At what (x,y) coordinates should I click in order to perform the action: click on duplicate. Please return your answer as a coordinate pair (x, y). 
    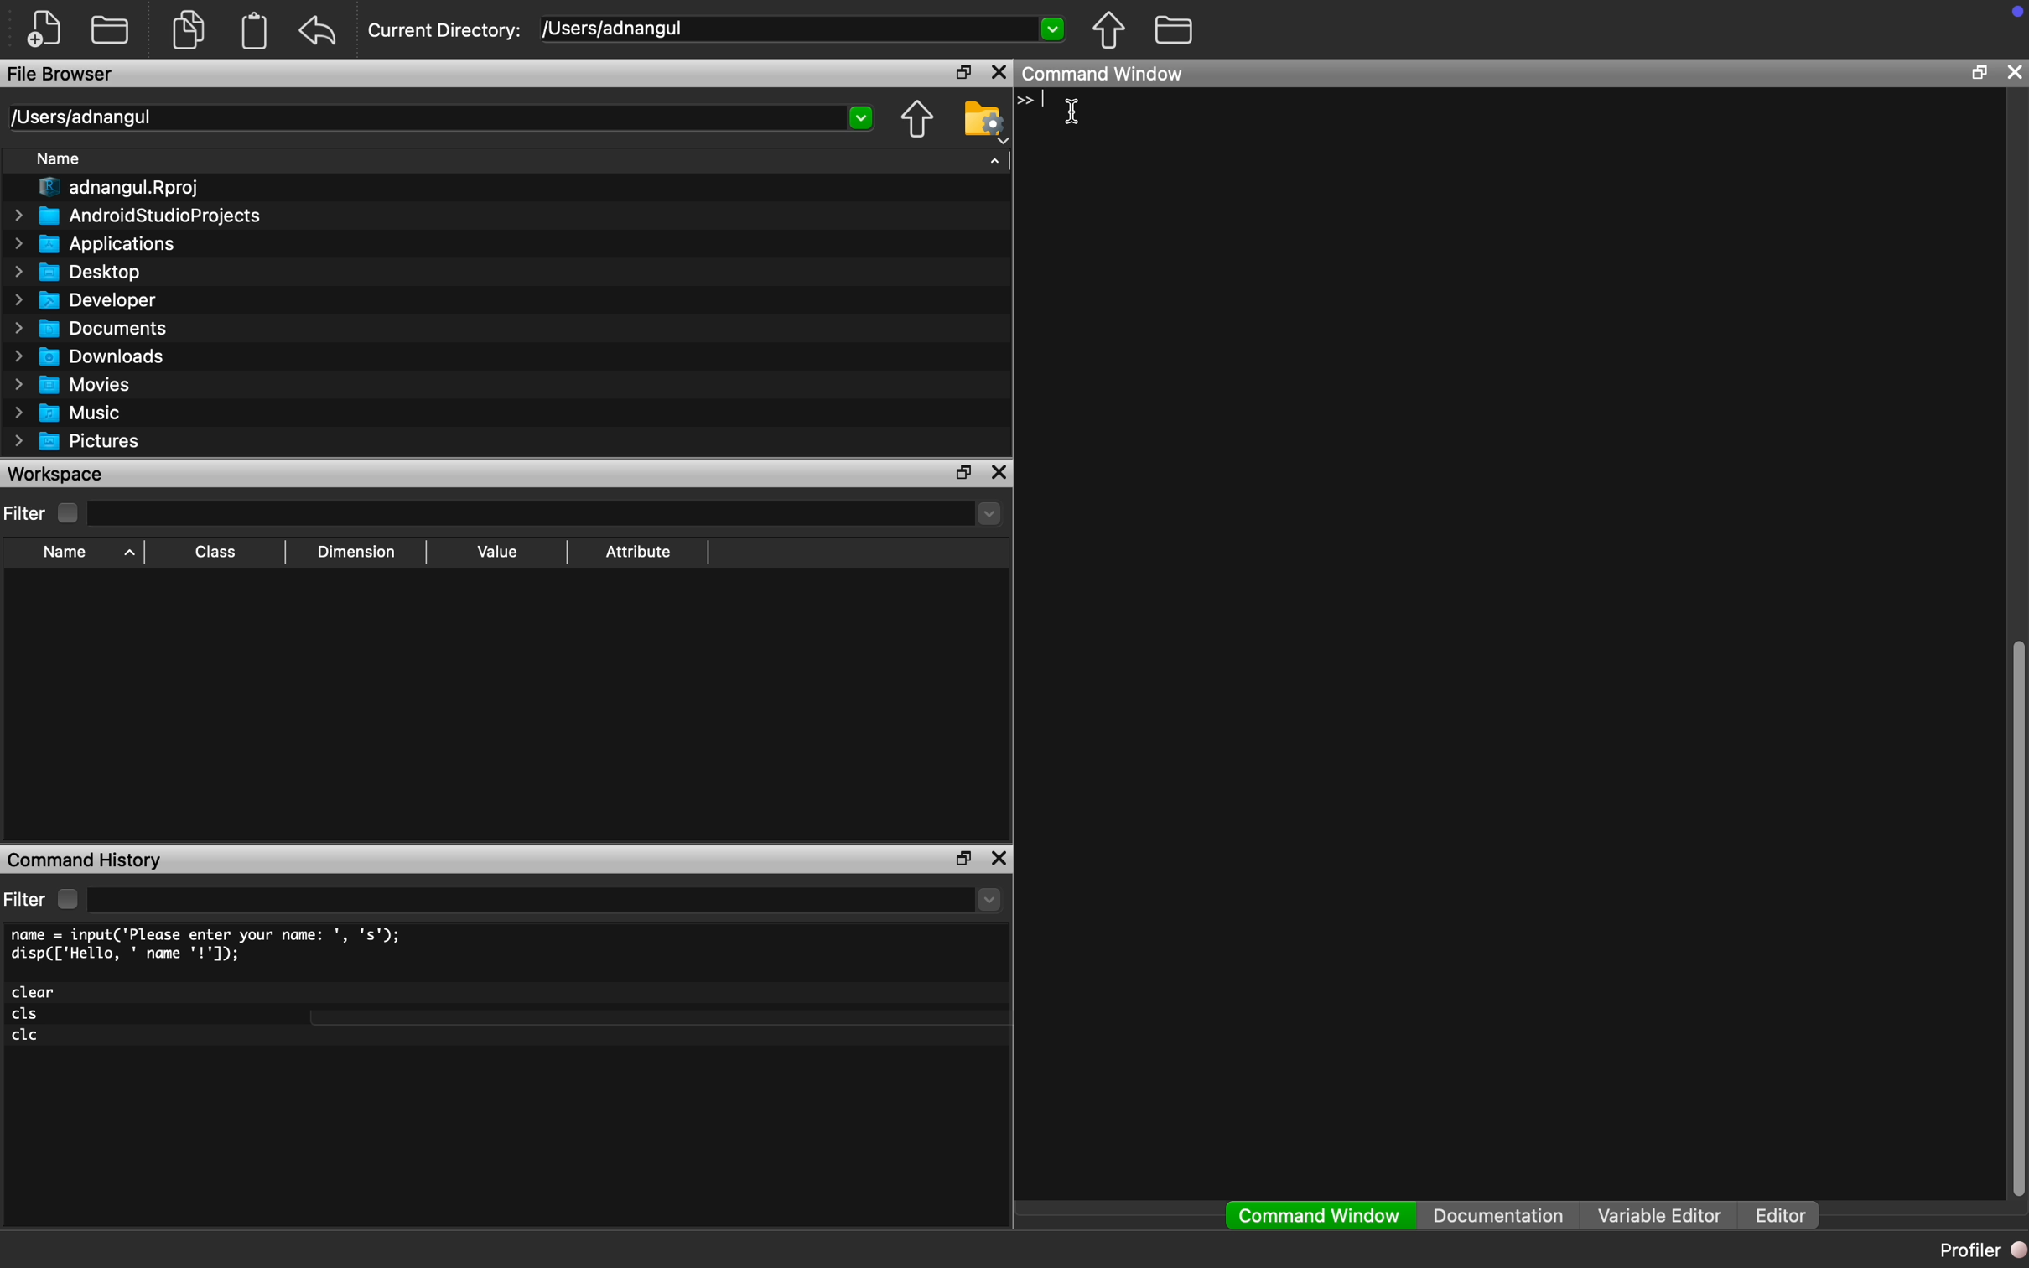
    Looking at the image, I should click on (190, 29).